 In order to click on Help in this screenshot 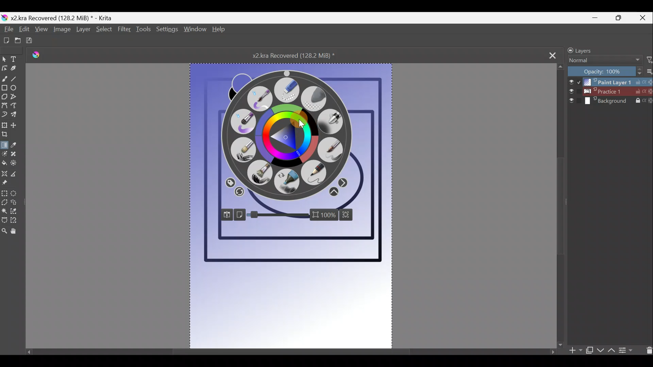, I will do `click(219, 30)`.